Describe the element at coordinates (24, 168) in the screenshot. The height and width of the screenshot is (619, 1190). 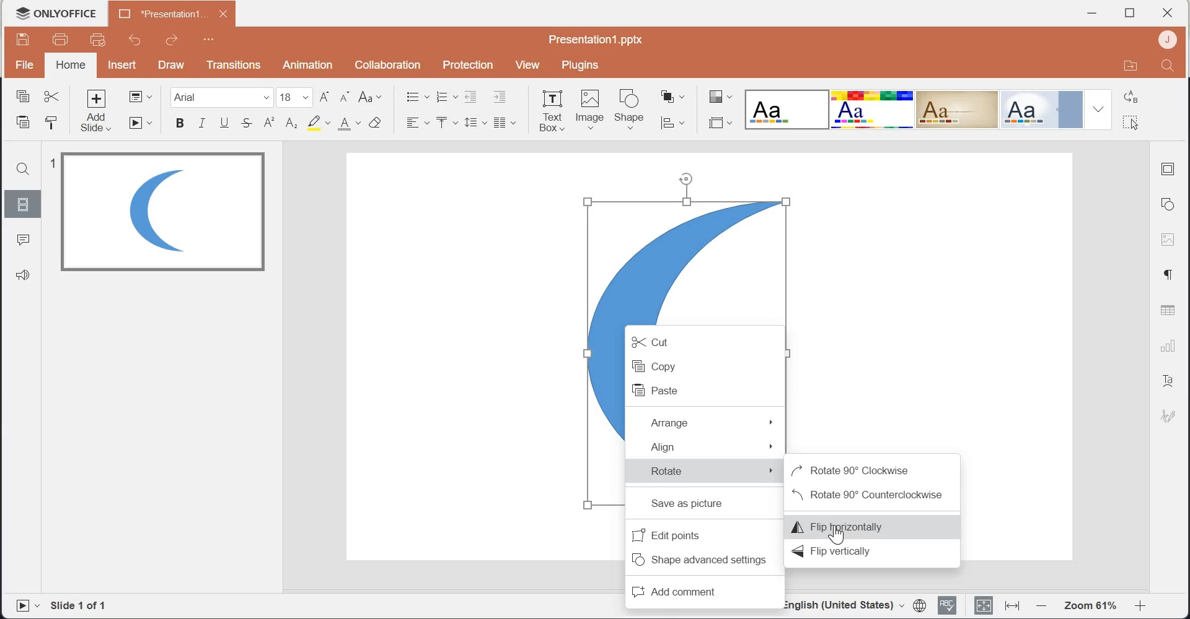
I see `Search` at that location.